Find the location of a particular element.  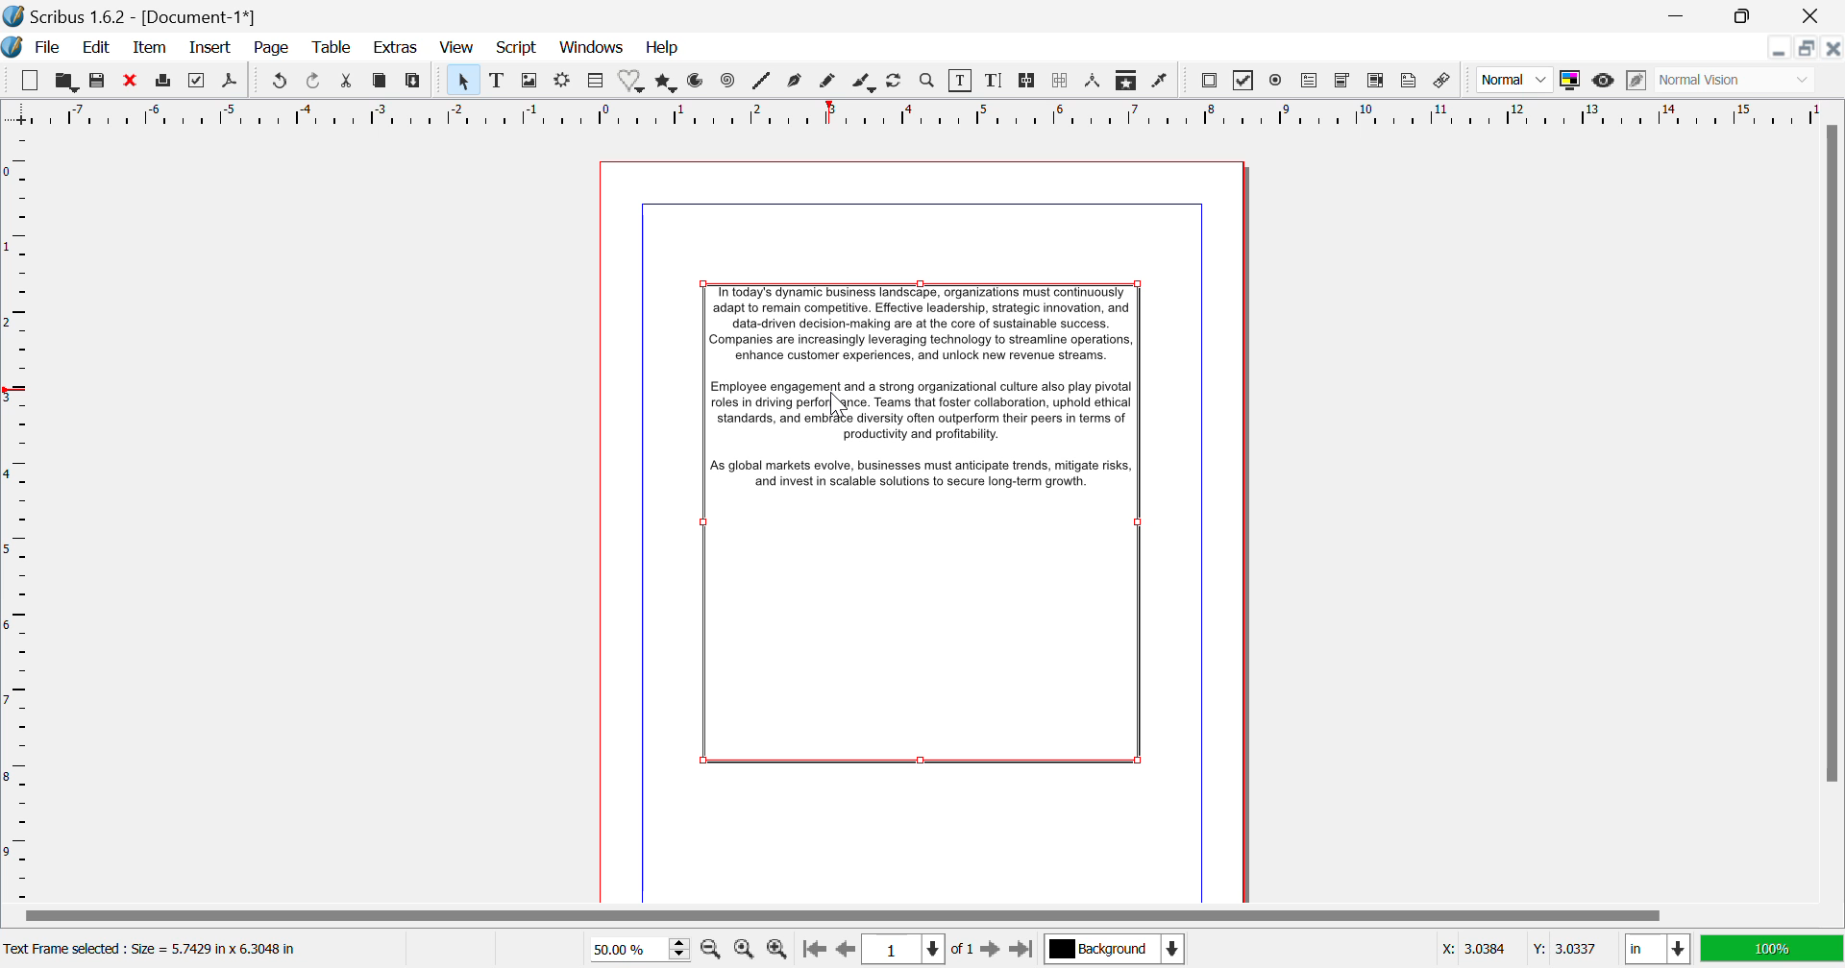

Text Frame Selected is located at coordinates (939, 535).